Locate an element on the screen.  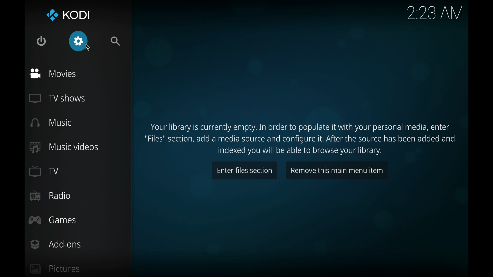
movies is located at coordinates (53, 73).